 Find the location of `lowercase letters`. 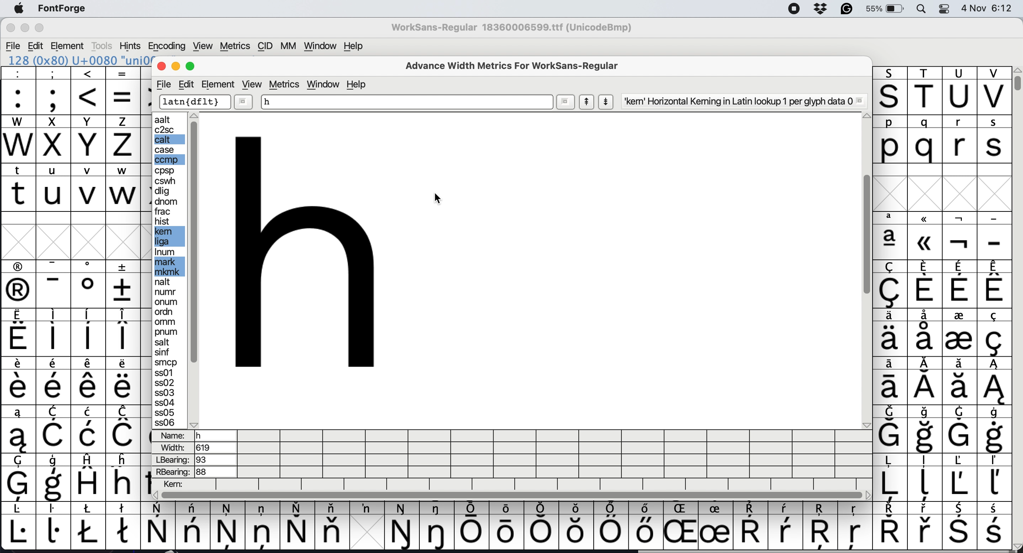

lowercase letters is located at coordinates (77, 170).